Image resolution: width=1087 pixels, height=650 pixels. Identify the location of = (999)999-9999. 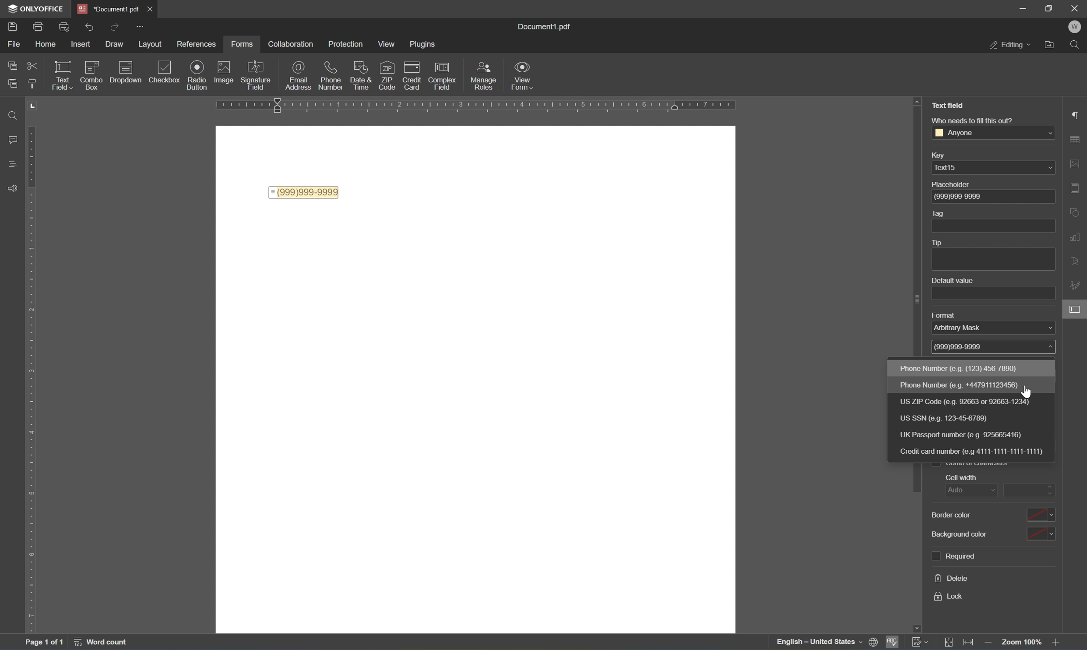
(304, 192).